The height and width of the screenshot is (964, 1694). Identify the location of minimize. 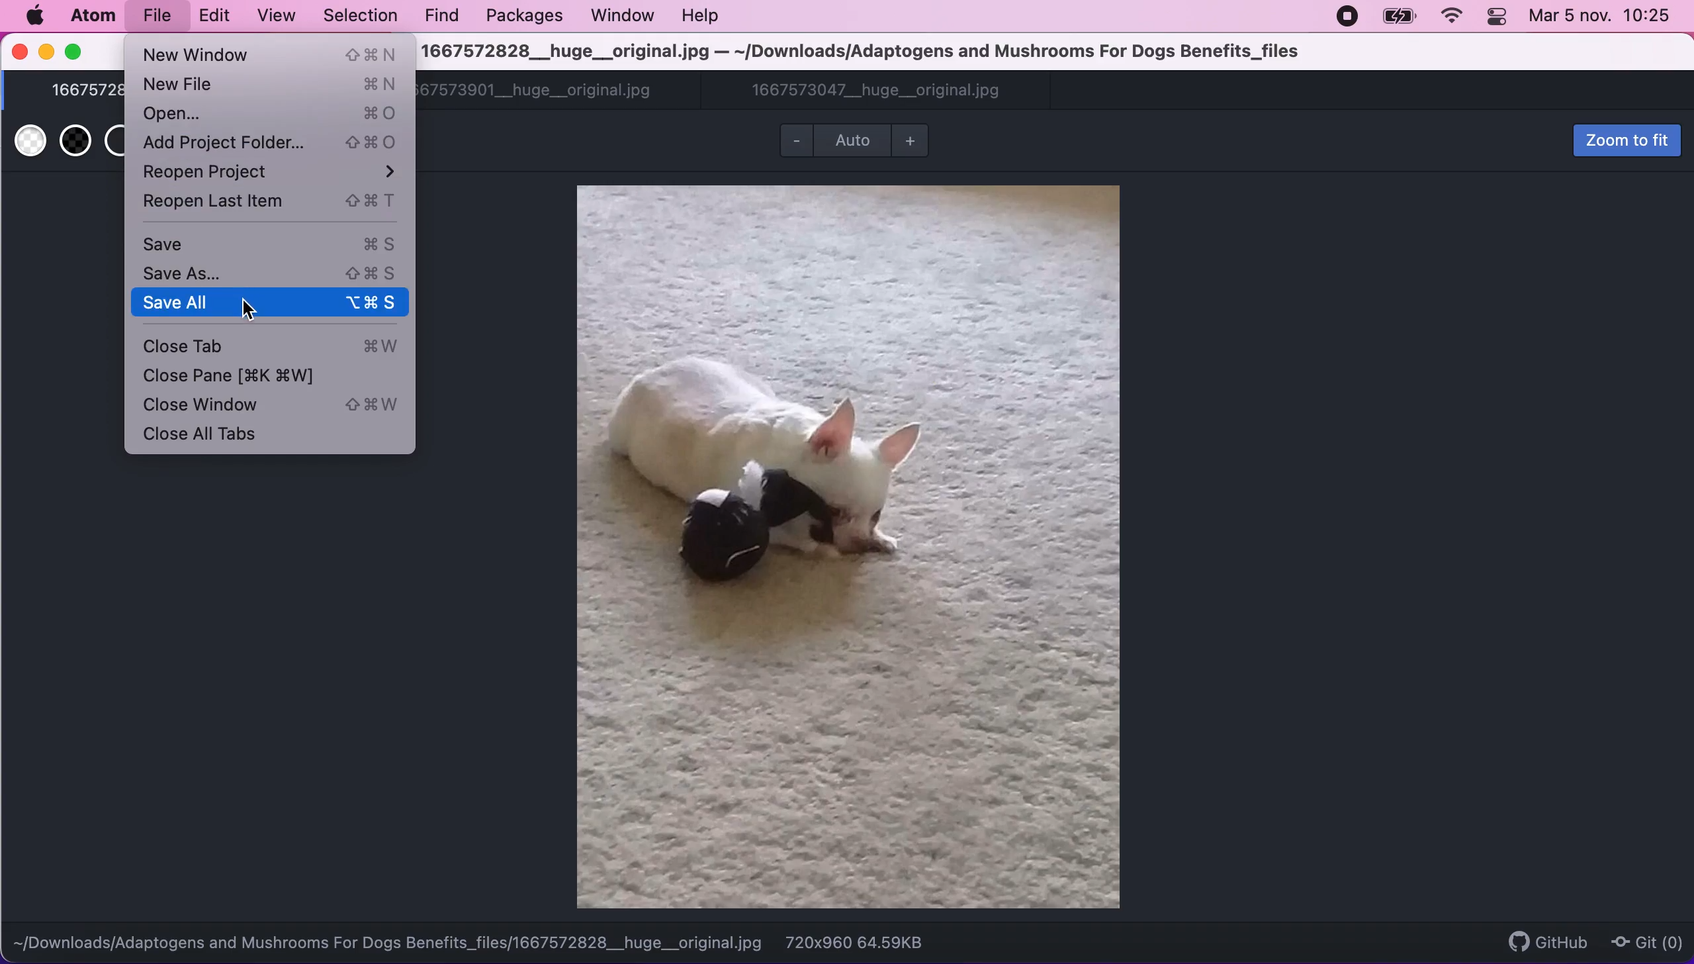
(46, 53).